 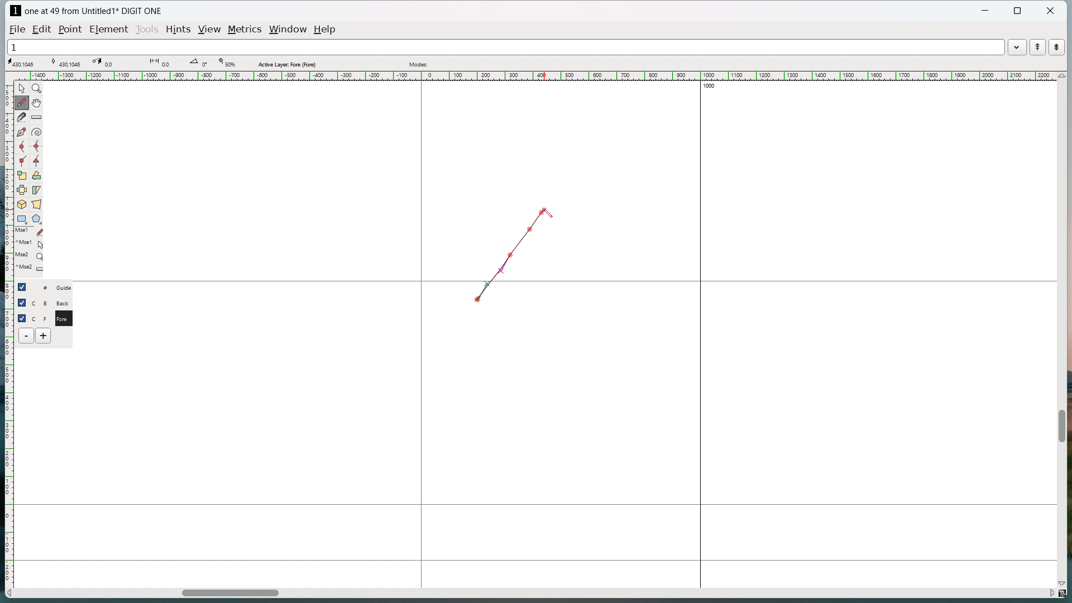 I want to click on add layer, so click(x=44, y=336).